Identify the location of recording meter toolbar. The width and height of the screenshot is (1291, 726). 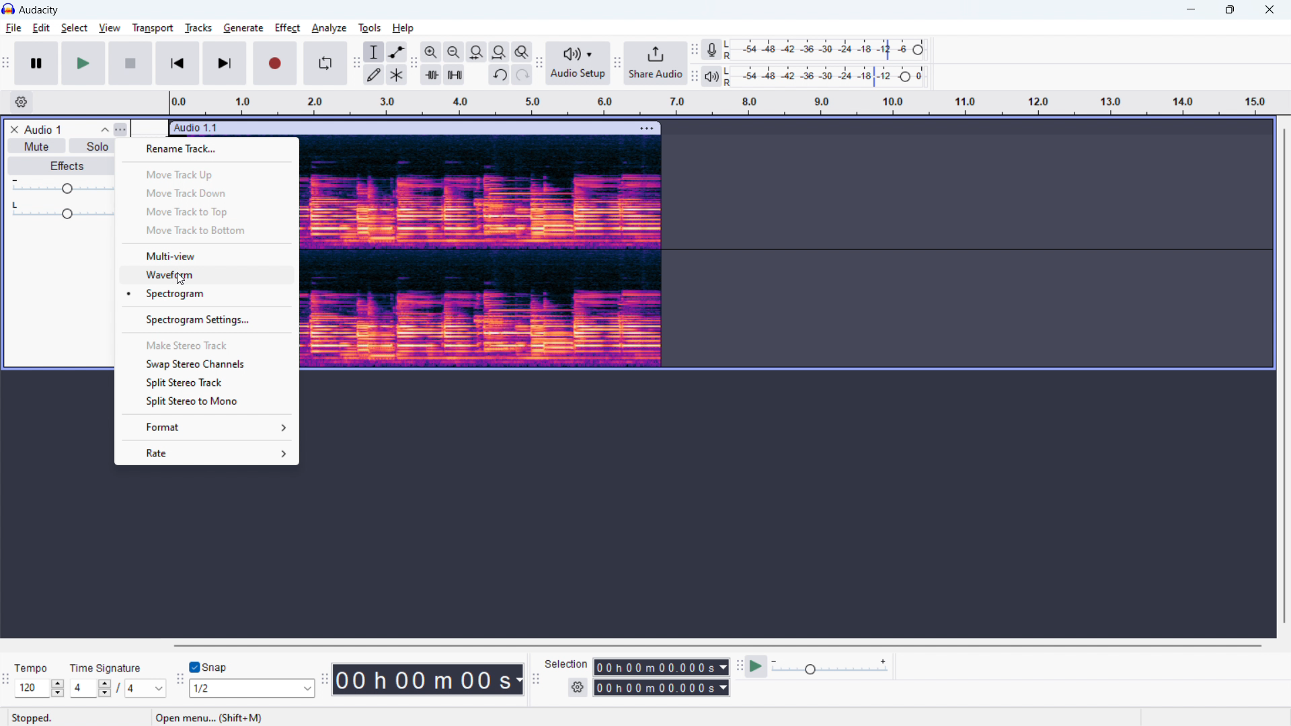
(693, 50).